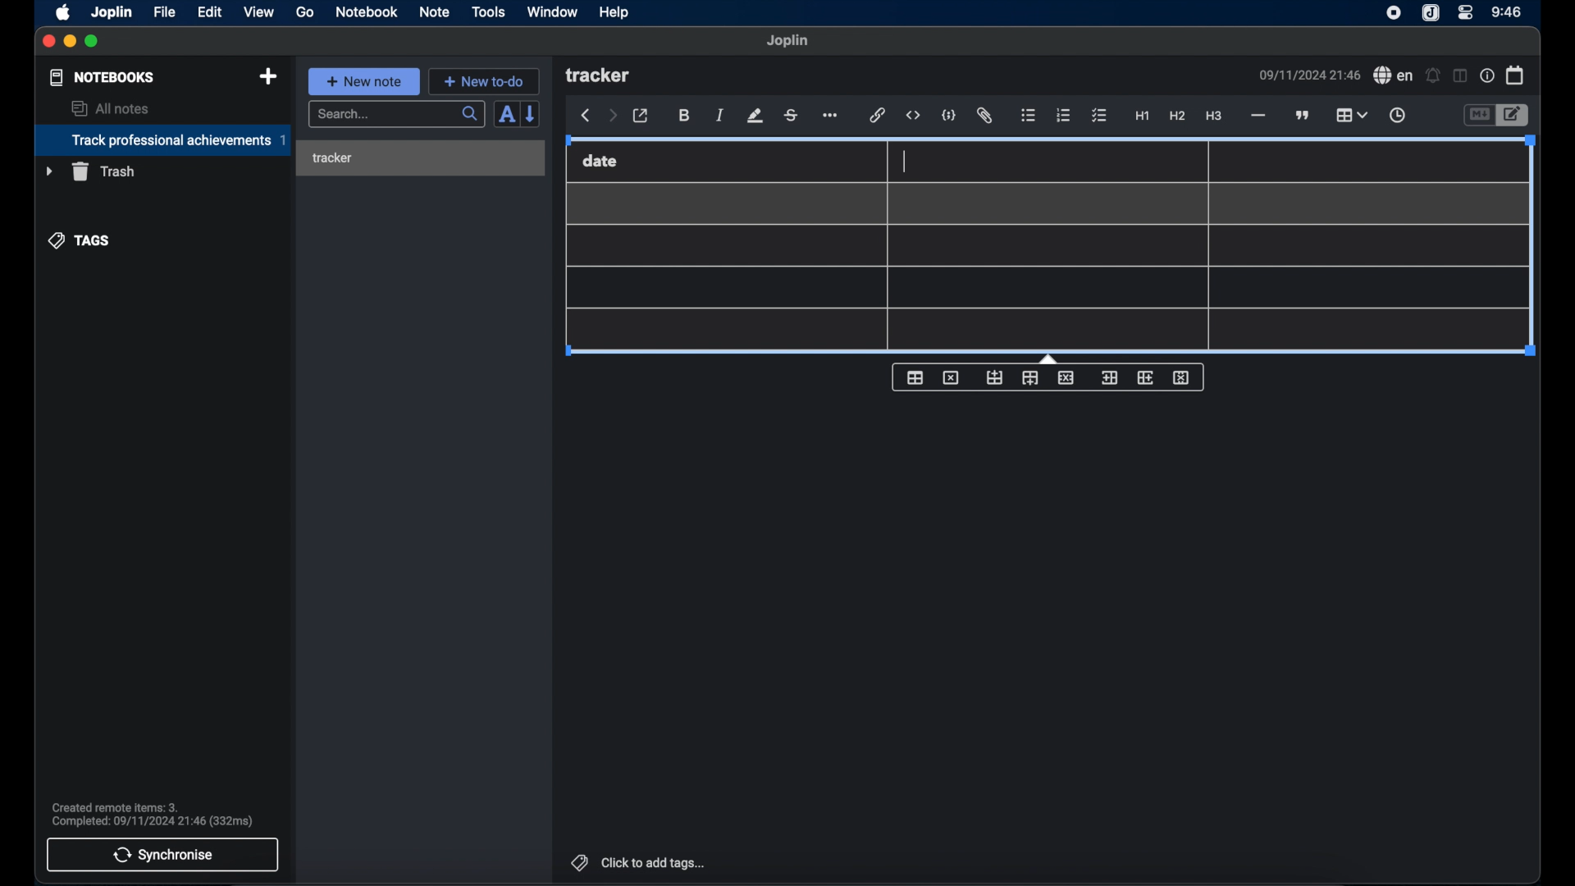 The image size is (1575, 886). I want to click on bulleted list, so click(1029, 116).